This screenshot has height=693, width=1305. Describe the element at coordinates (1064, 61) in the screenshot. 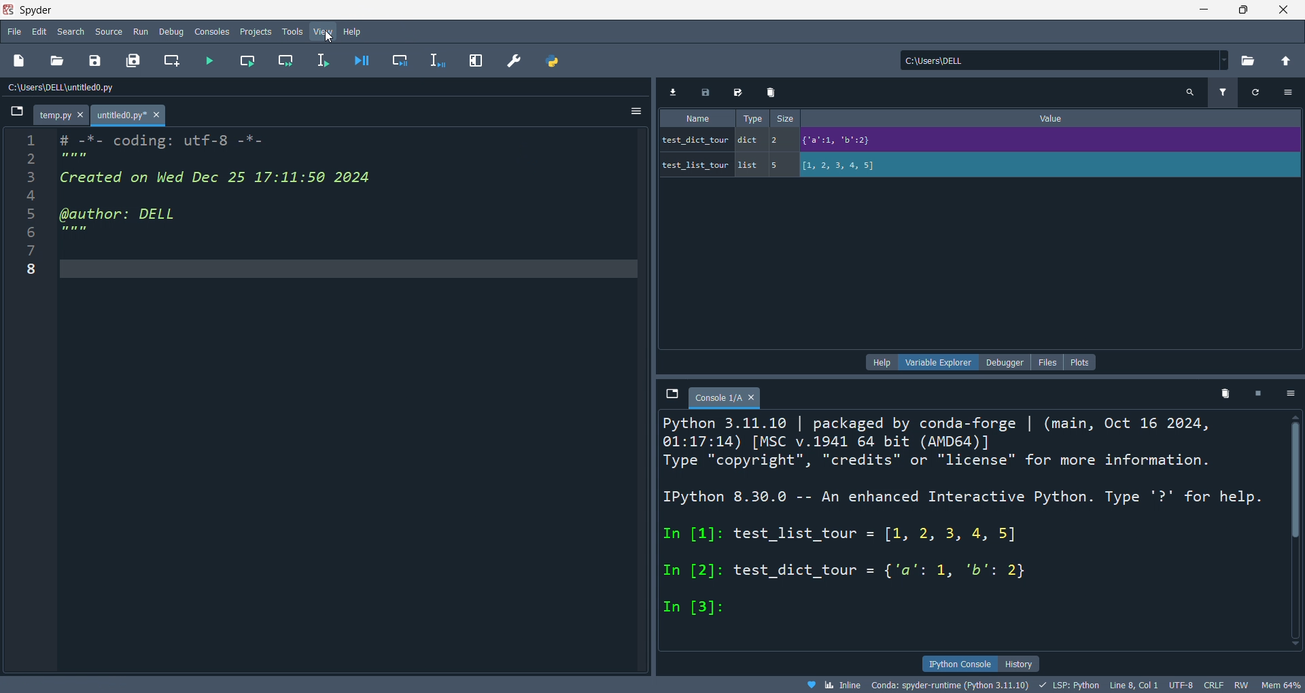

I see `current directory` at that location.